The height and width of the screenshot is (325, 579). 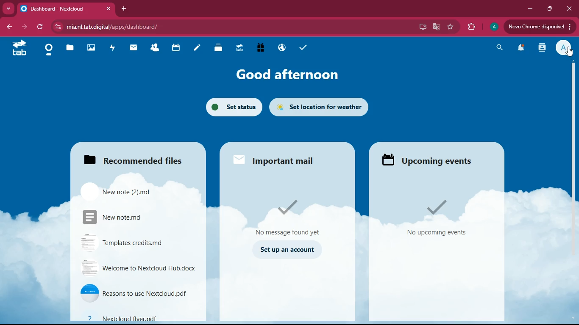 I want to click on extension, so click(x=469, y=27).